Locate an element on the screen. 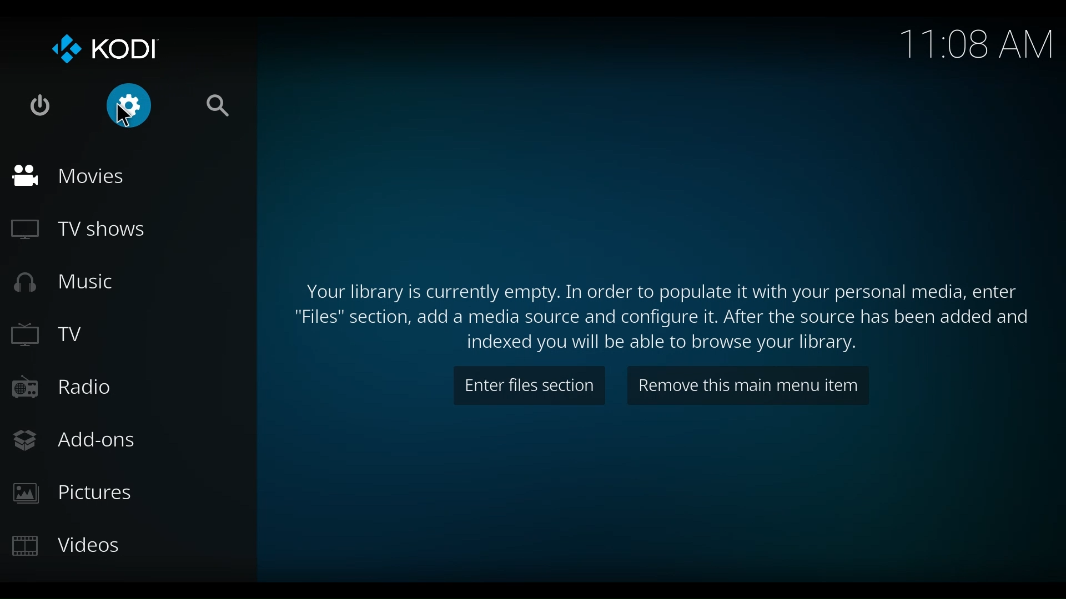 This screenshot has height=599, width=1066. Videos is located at coordinates (73, 546).